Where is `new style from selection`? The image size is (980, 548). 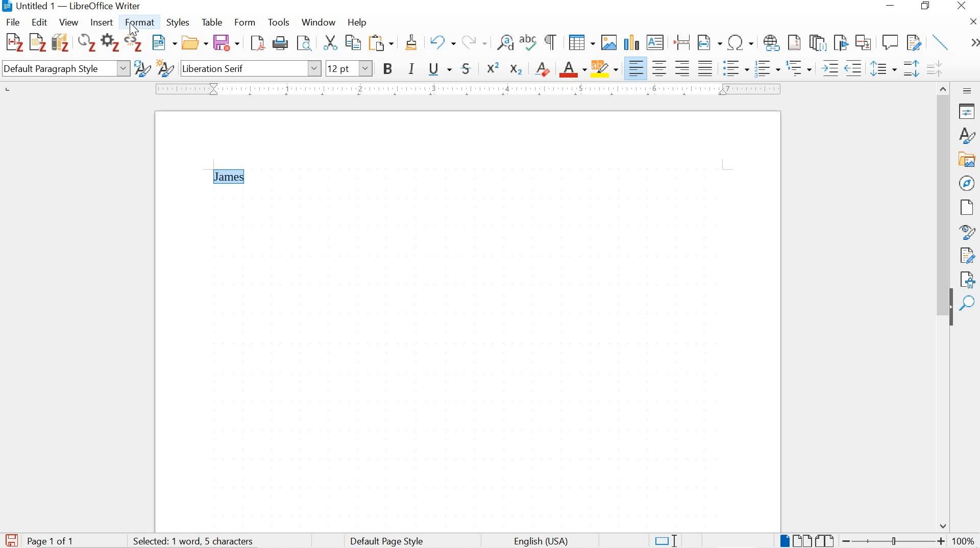 new style from selection is located at coordinates (165, 69).